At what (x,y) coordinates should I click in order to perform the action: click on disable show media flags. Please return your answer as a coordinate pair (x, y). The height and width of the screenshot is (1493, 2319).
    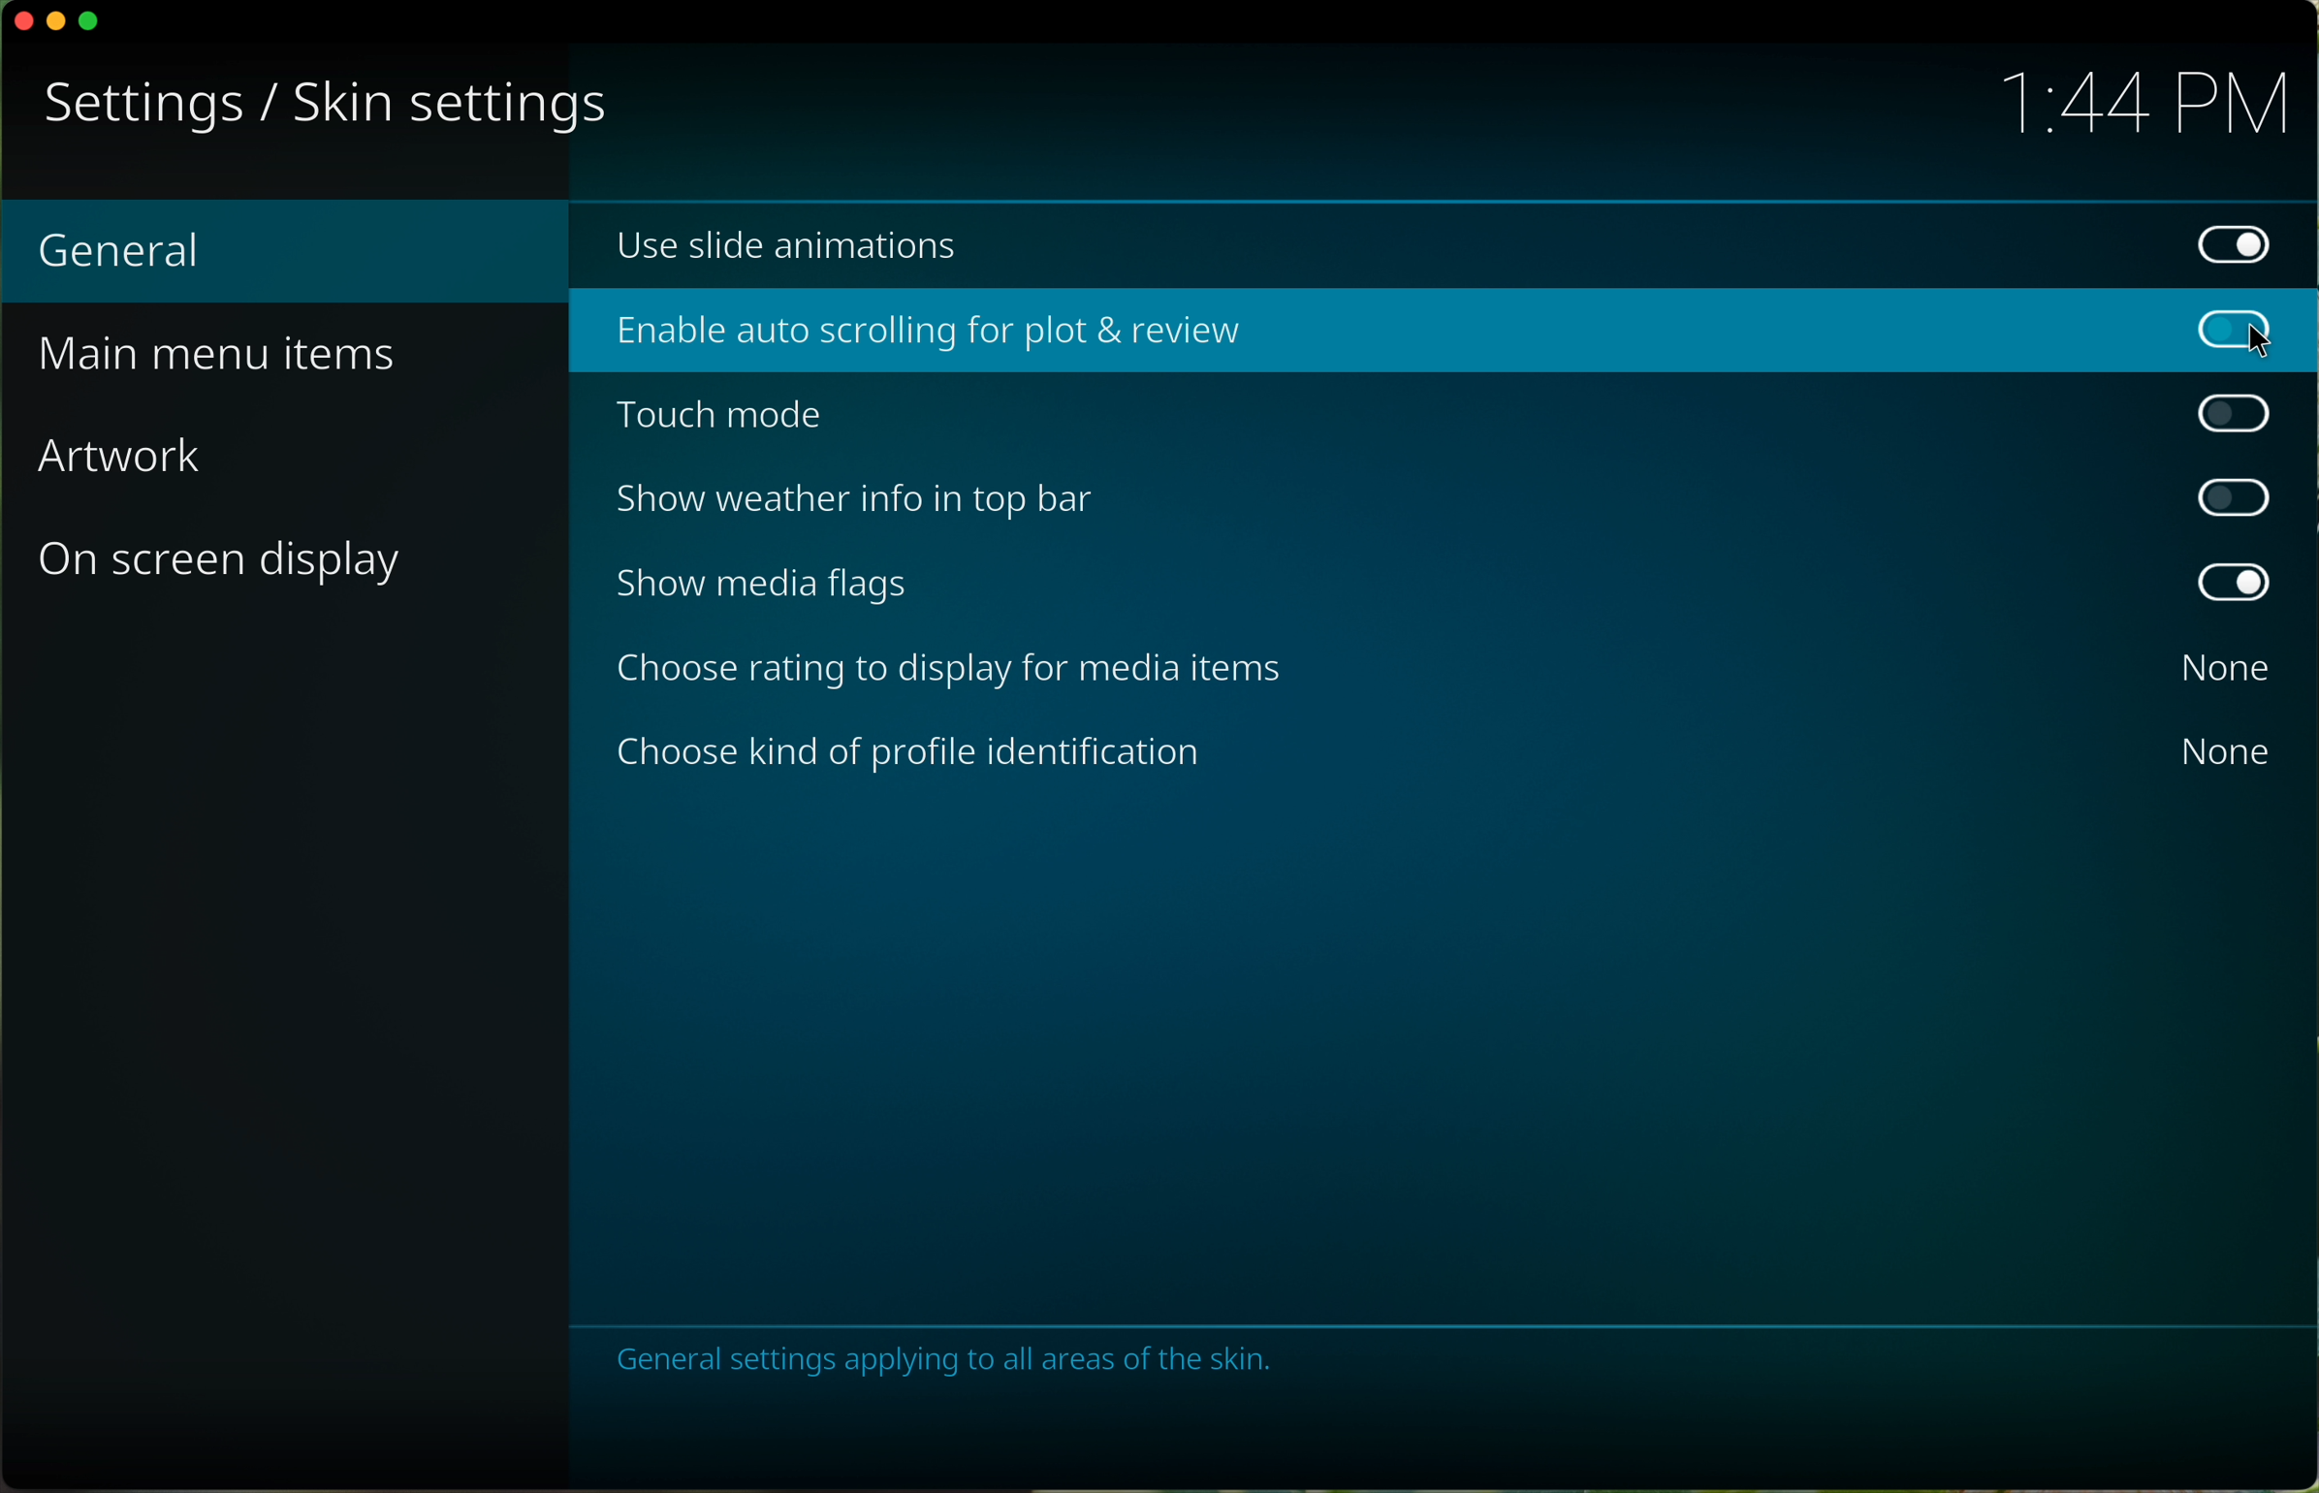
    Looking at the image, I should click on (1439, 585).